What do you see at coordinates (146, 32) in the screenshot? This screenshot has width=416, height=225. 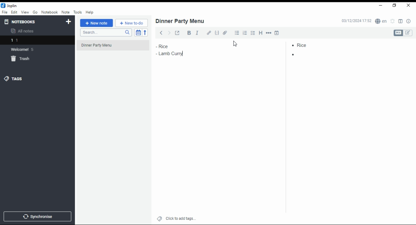 I see `reverse sort order` at bounding box center [146, 32].